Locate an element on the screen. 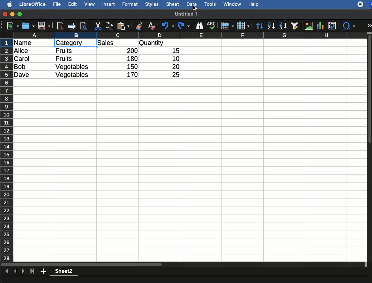  row is located at coordinates (7, 150).